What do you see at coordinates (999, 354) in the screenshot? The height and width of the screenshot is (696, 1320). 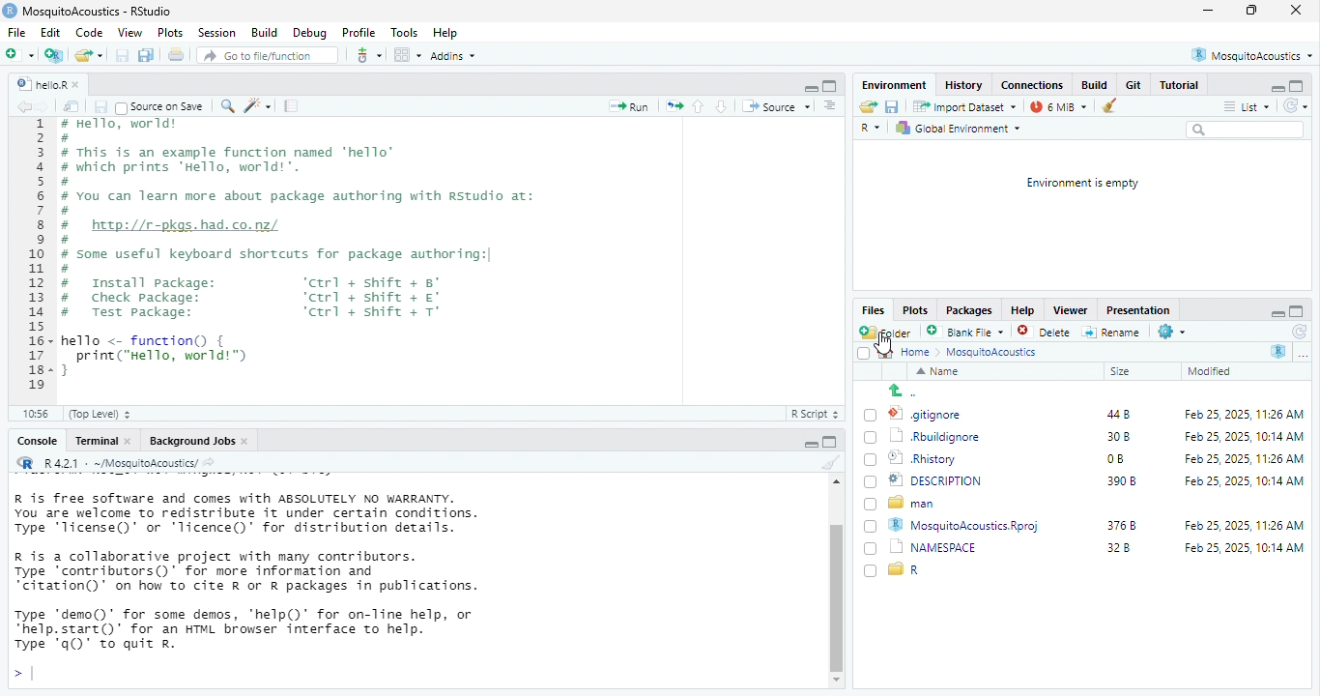 I see `  MosguitoAcoustics` at bounding box center [999, 354].